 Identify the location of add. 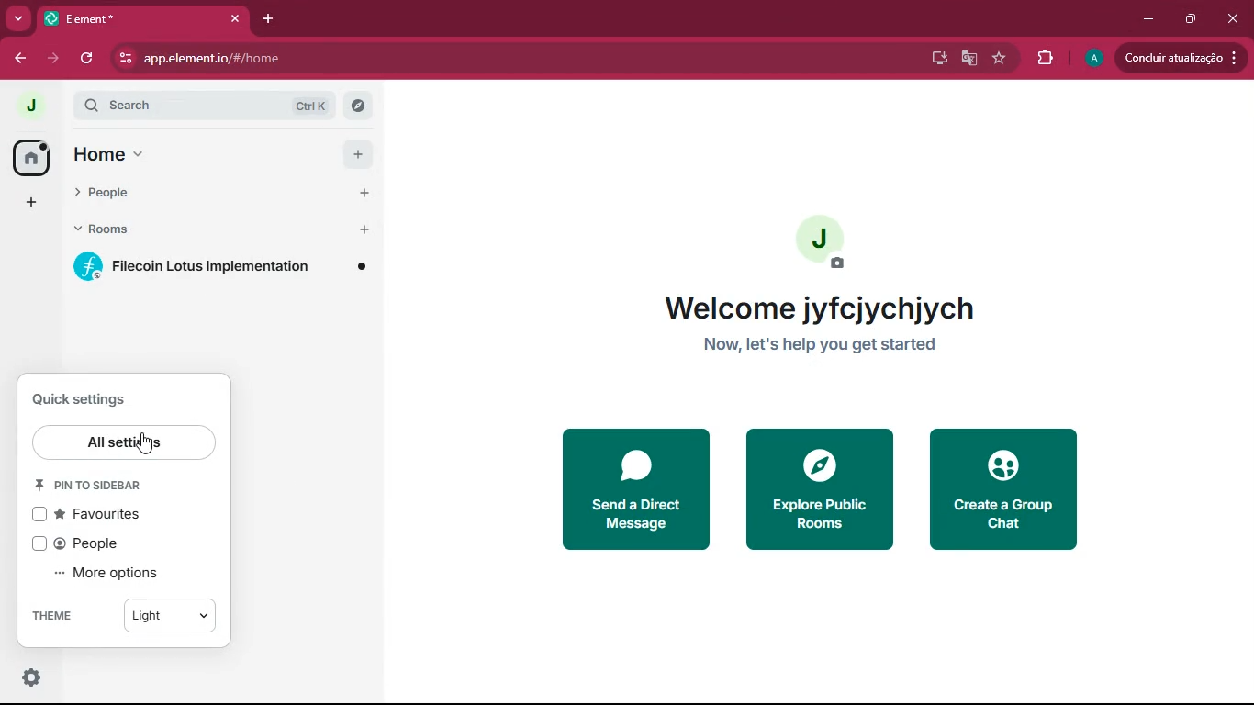
(31, 203).